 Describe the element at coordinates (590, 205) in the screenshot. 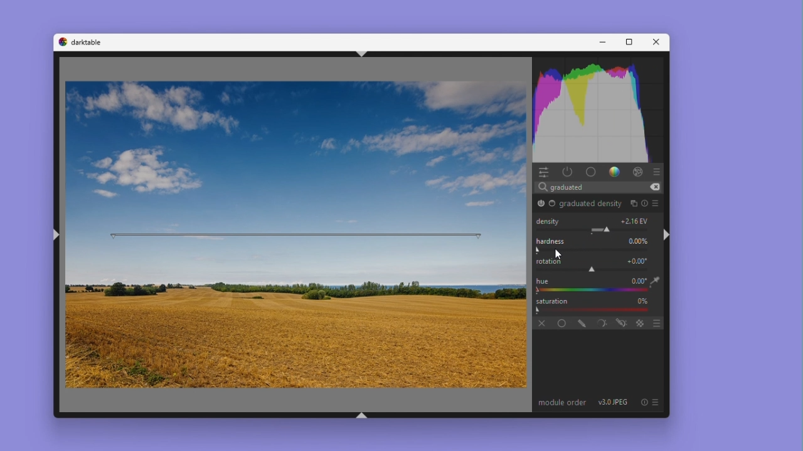

I see `graduated density` at that location.